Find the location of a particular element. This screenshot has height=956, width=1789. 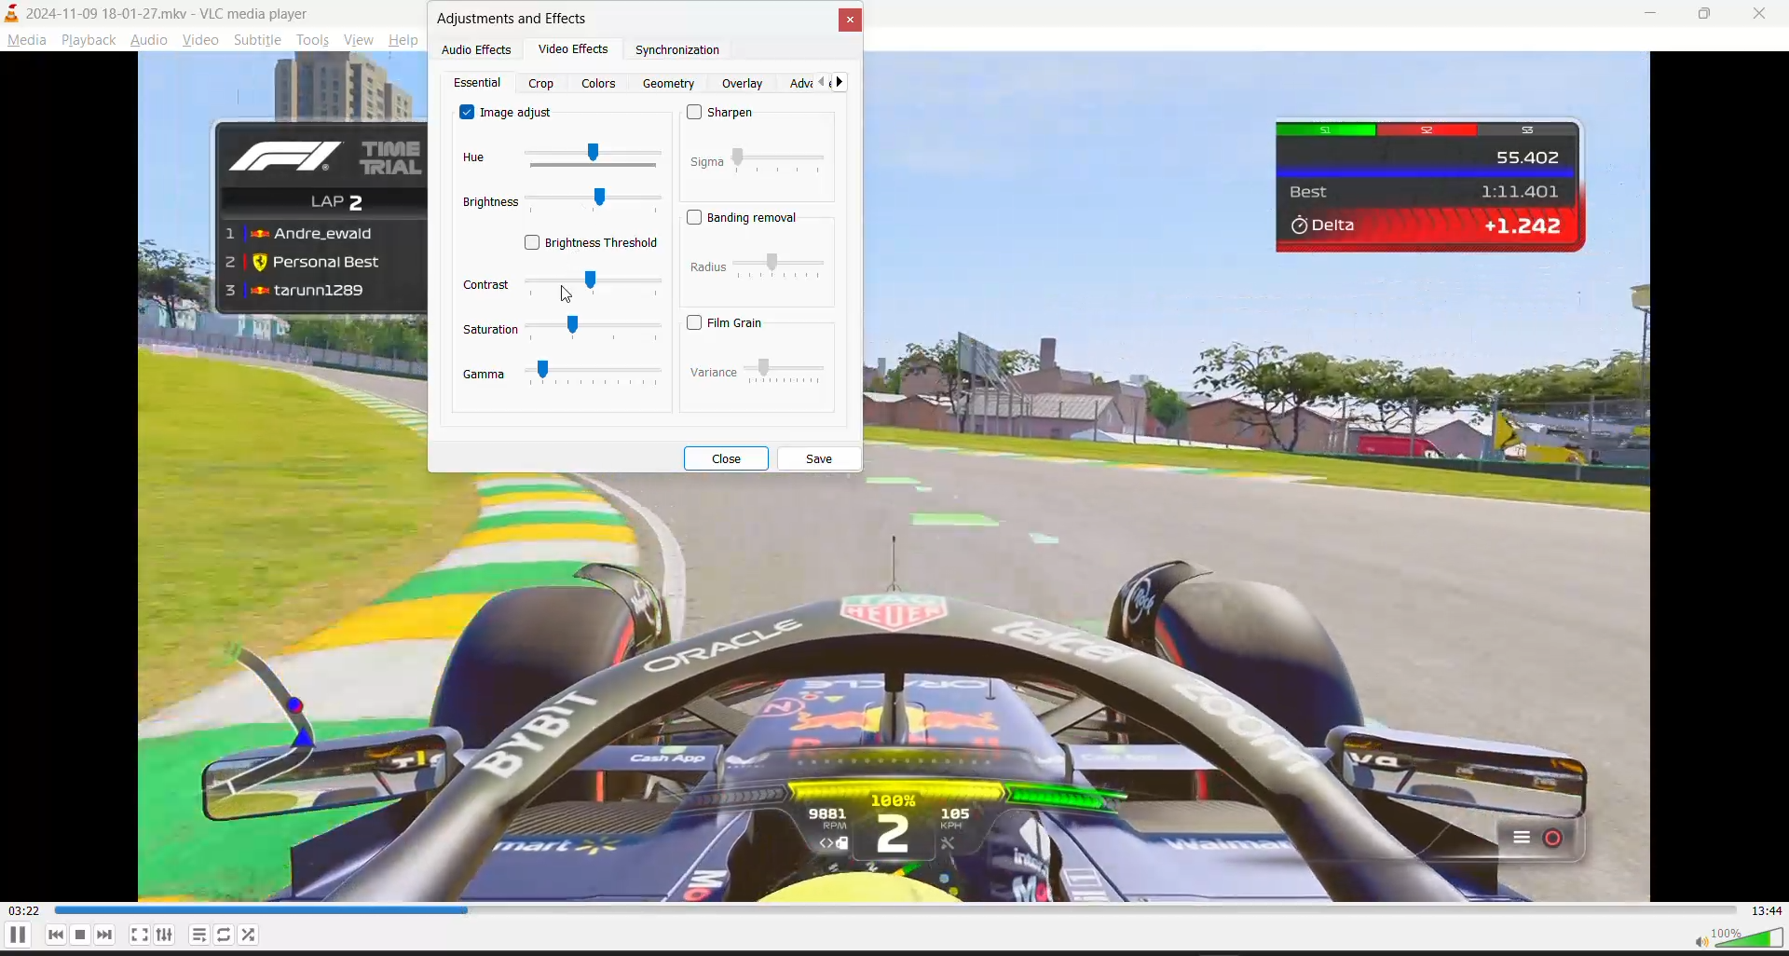

tools is located at coordinates (313, 38).